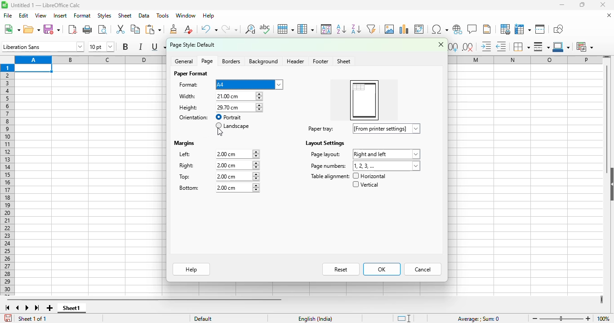 The width and height of the screenshot is (614, 323). What do you see at coordinates (329, 166) in the screenshot?
I see `page numbers: ` at bounding box center [329, 166].